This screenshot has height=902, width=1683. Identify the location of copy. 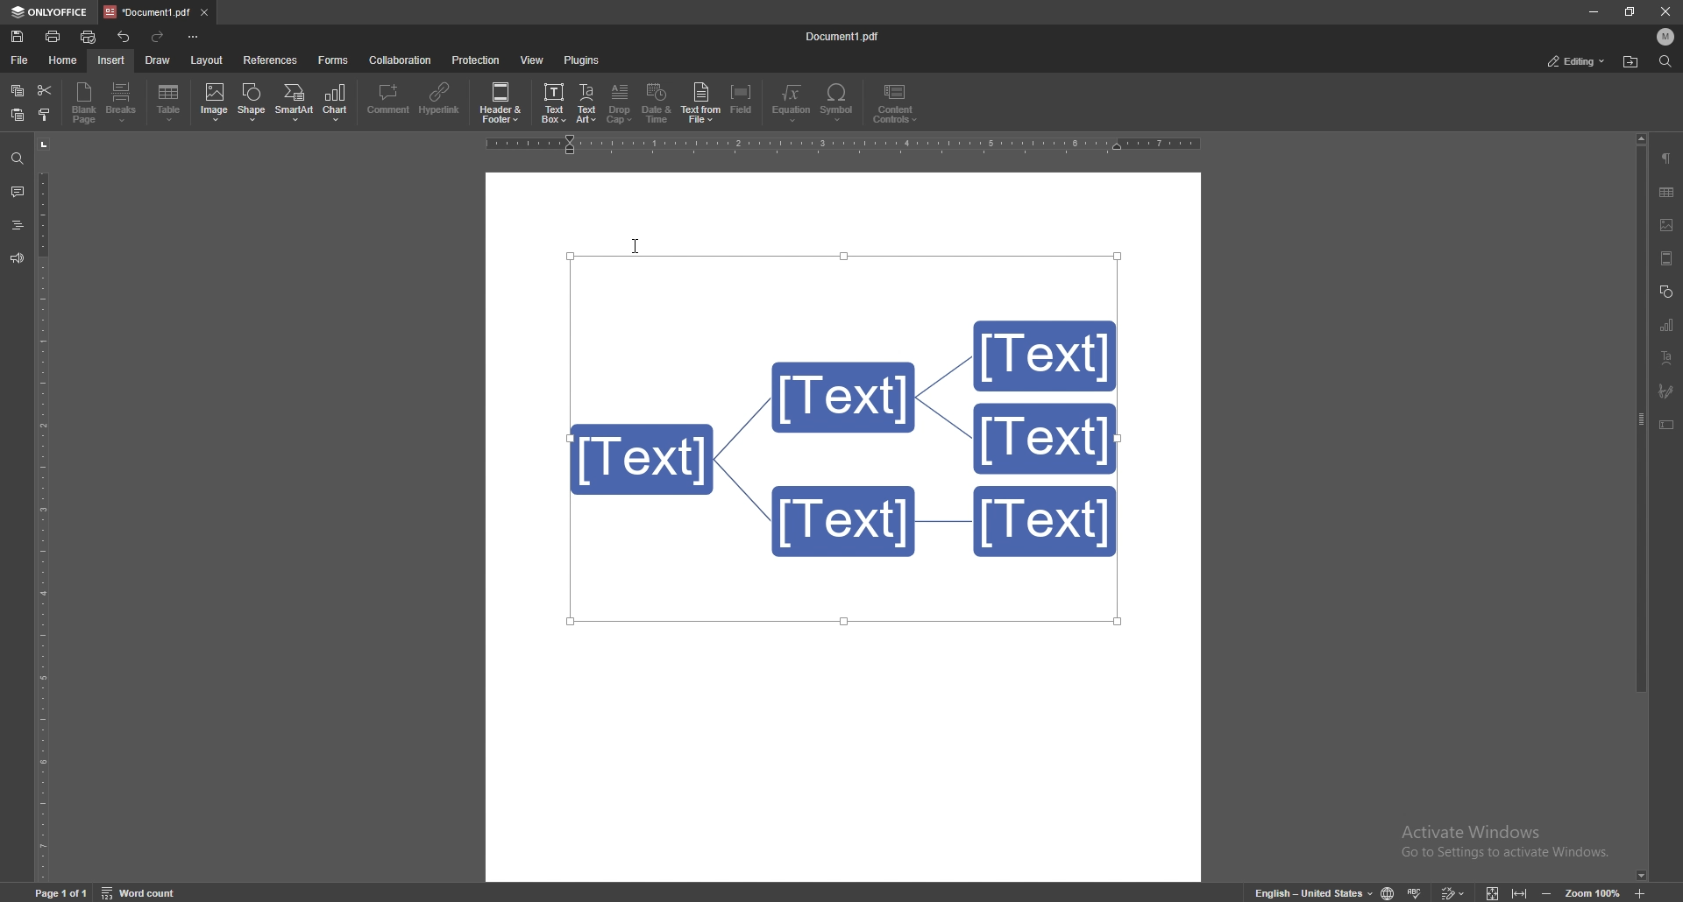
(18, 90).